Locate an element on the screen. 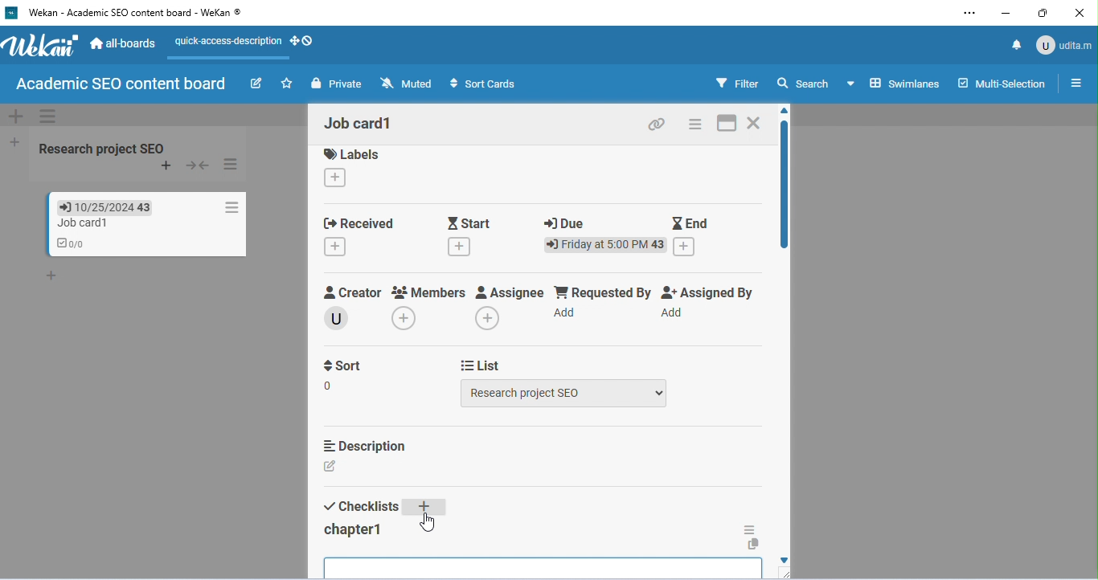 The height and width of the screenshot is (580, 1098). checklist added is located at coordinates (354, 531).